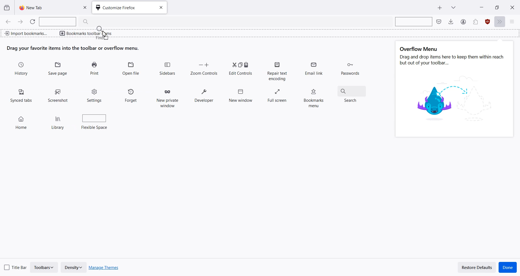 The height and width of the screenshot is (276, 520). What do you see at coordinates (73, 267) in the screenshot?
I see `Density` at bounding box center [73, 267].